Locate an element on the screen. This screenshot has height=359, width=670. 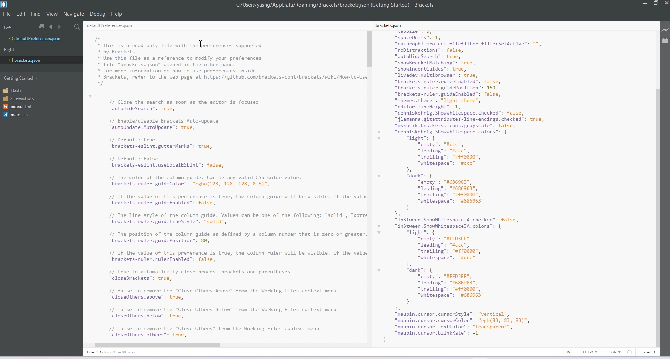
Vertical Scroll Bar is located at coordinates (370, 184).